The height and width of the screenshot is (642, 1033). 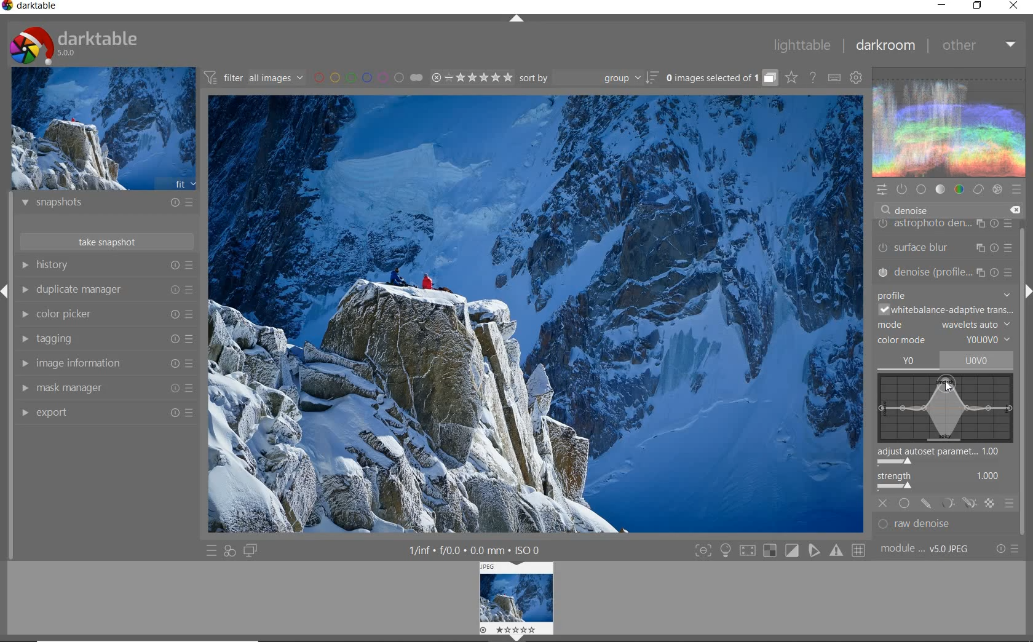 I want to click on YO, so click(x=909, y=362).